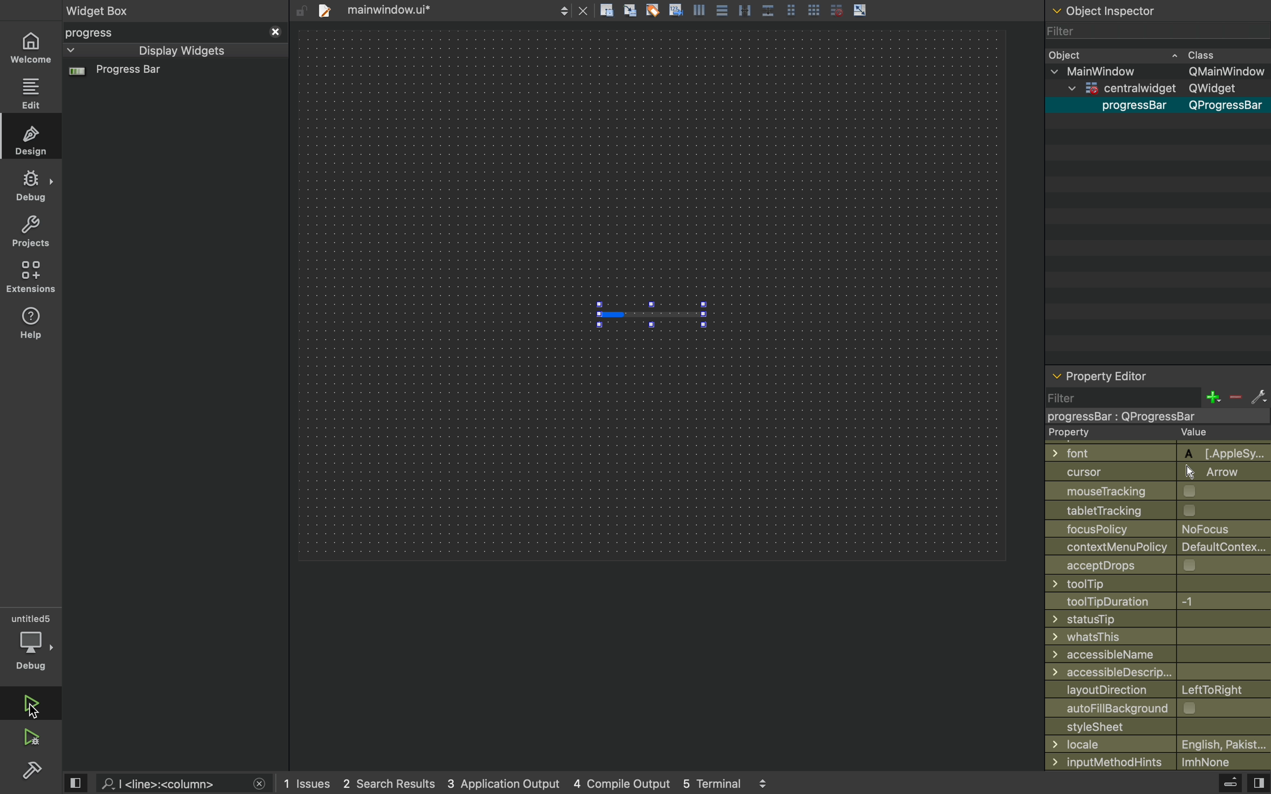 This screenshot has height=794, width=1271. Describe the element at coordinates (161, 50) in the screenshot. I see `display widget` at that location.